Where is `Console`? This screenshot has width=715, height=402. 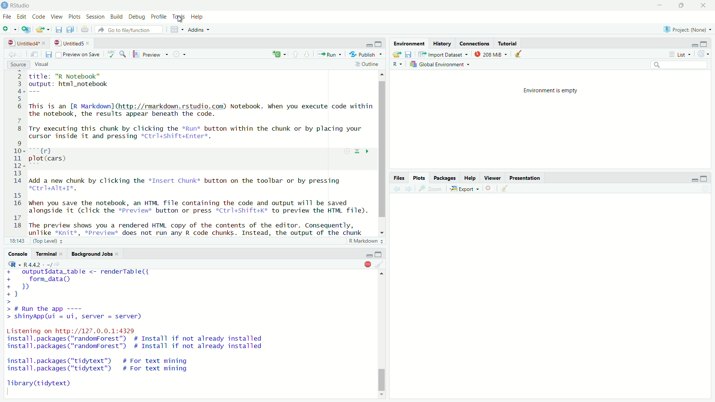 Console is located at coordinates (18, 253).